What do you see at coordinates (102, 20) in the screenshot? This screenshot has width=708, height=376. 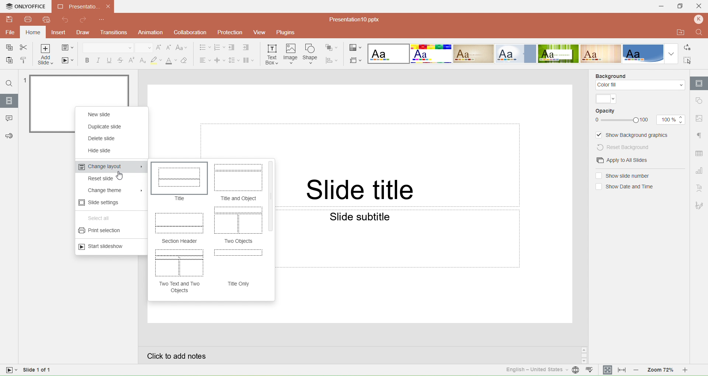 I see `Customize quick access toolbar` at bounding box center [102, 20].